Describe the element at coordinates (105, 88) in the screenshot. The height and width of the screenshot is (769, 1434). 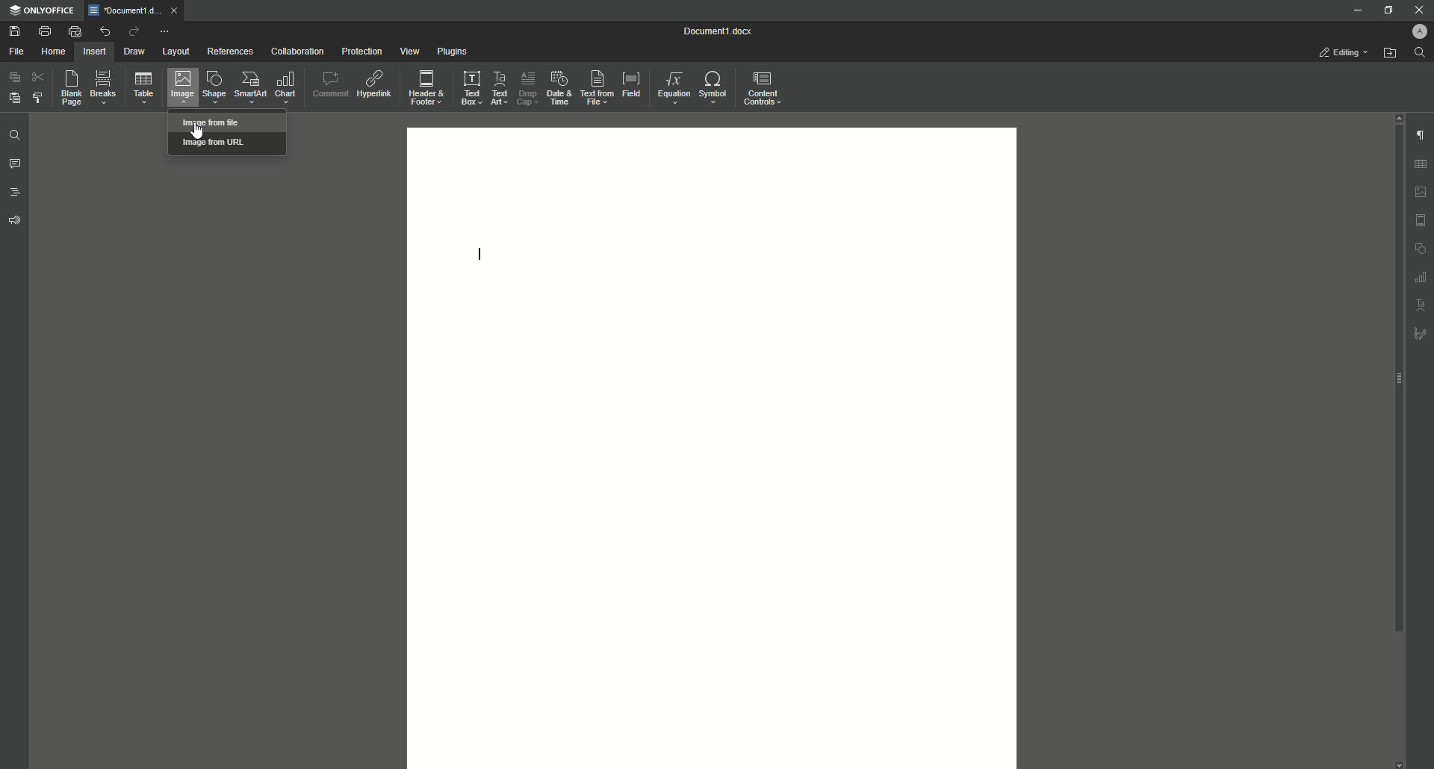
I see `Breaks` at that location.